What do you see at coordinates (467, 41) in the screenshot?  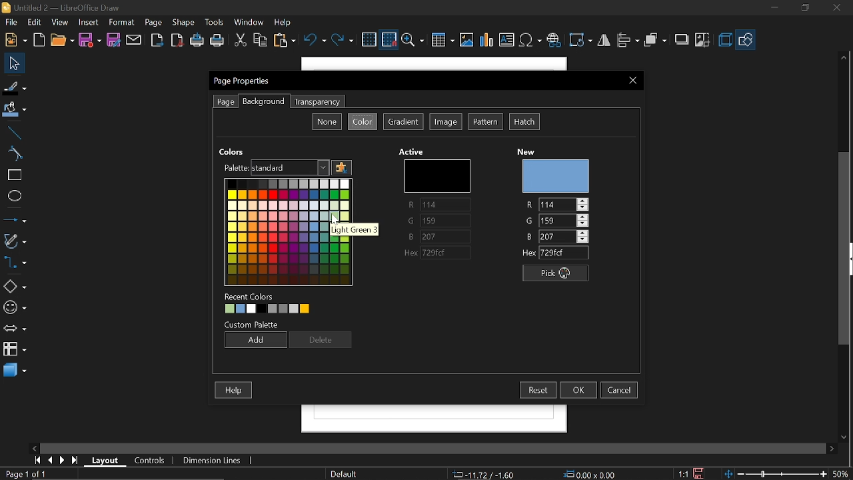 I see `Insert Image` at bounding box center [467, 41].